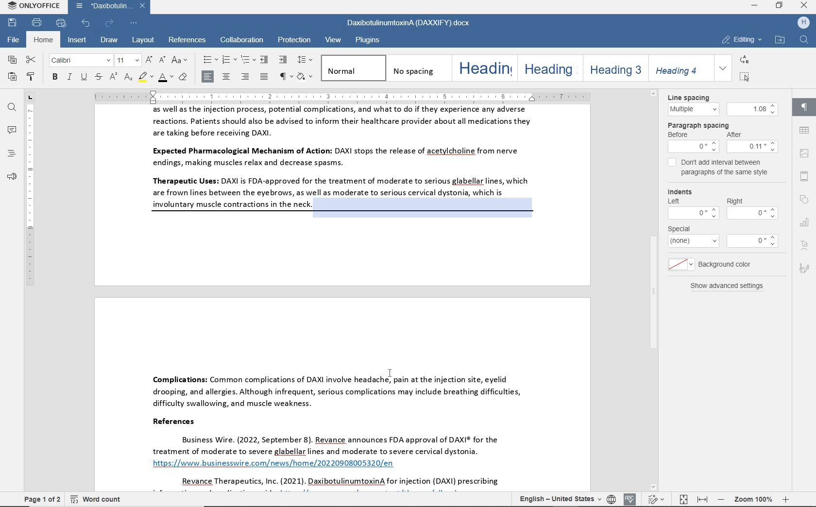  I want to click on underline, so click(84, 78).